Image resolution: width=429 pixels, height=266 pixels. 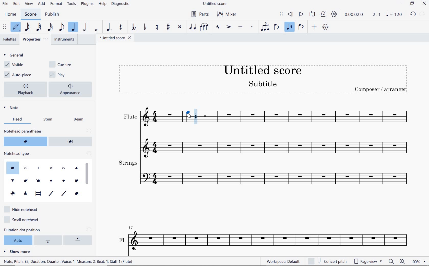 What do you see at coordinates (201, 14) in the screenshot?
I see `PARTS` at bounding box center [201, 14].